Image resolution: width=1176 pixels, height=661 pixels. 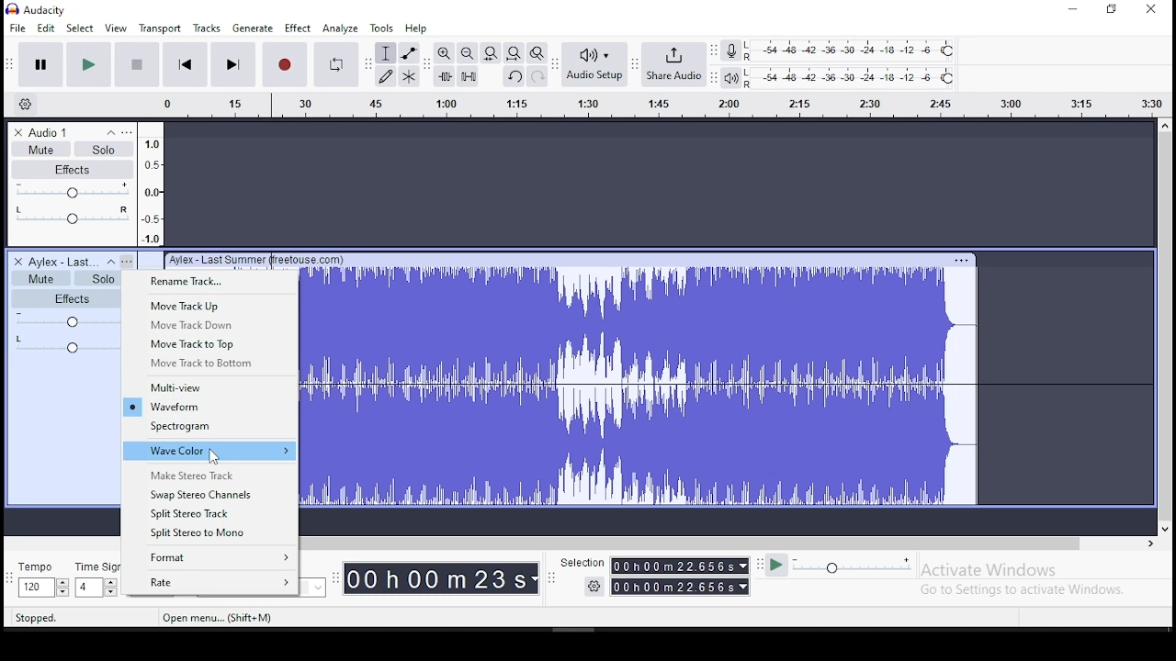 What do you see at coordinates (594, 63) in the screenshot?
I see `audio setup` at bounding box center [594, 63].